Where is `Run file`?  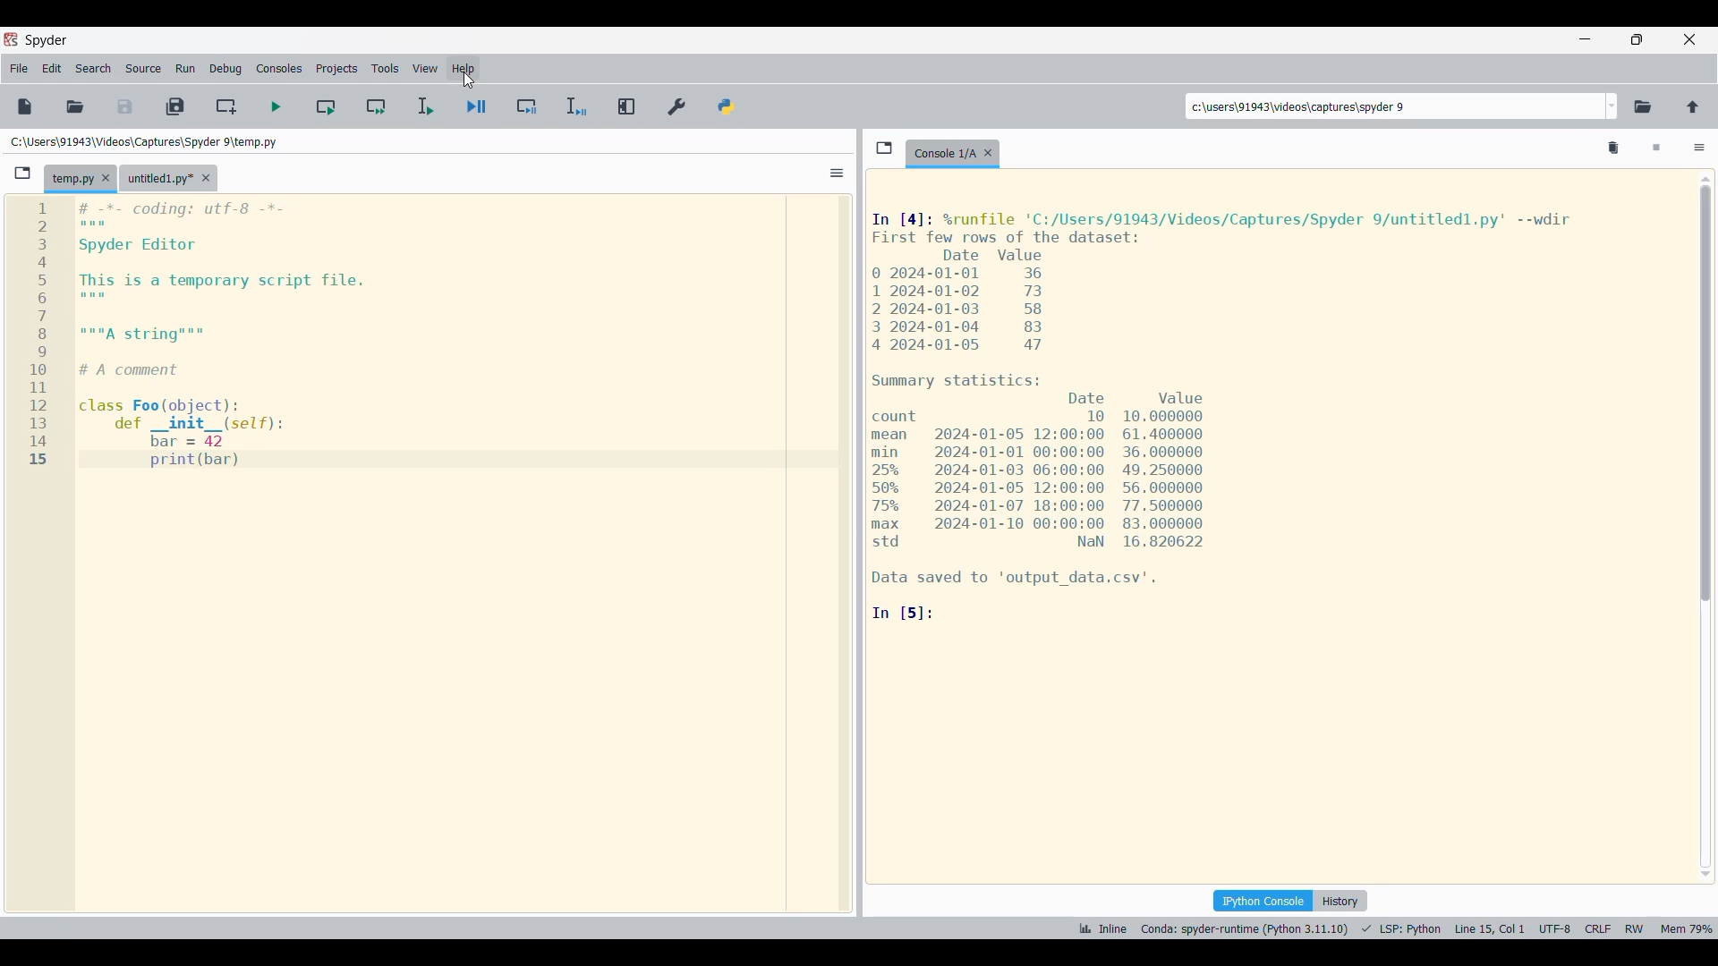
Run file is located at coordinates (276, 107).